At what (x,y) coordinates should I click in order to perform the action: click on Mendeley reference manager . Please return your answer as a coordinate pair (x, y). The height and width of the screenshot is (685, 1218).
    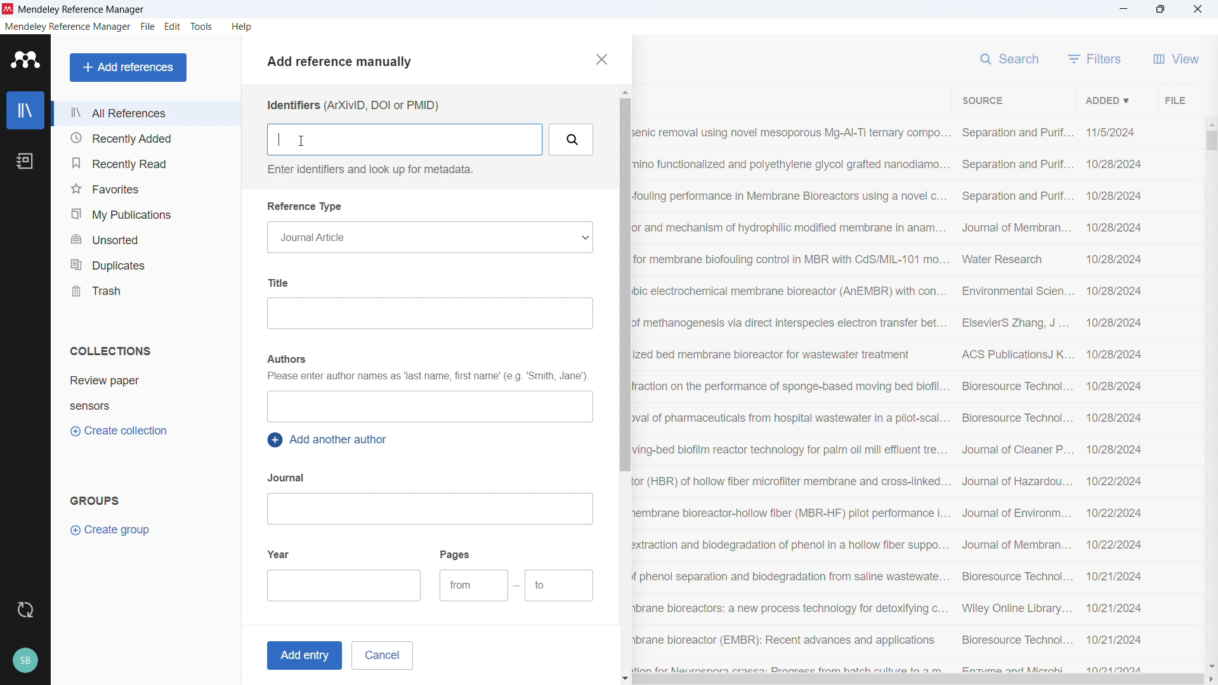
    Looking at the image, I should click on (68, 27).